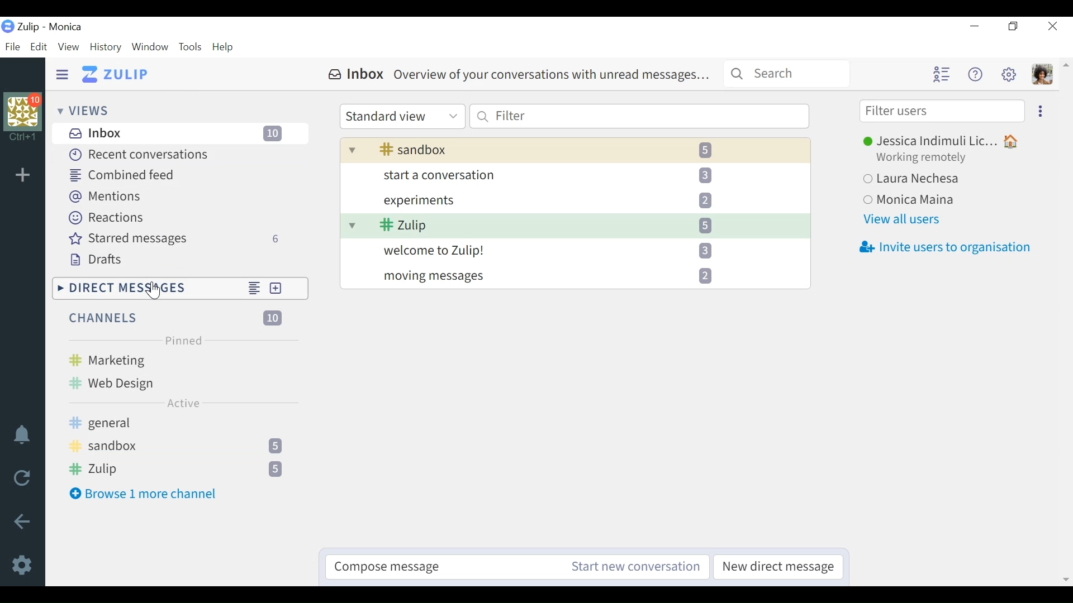  Describe the element at coordinates (941, 112) in the screenshot. I see `Filter users` at that location.